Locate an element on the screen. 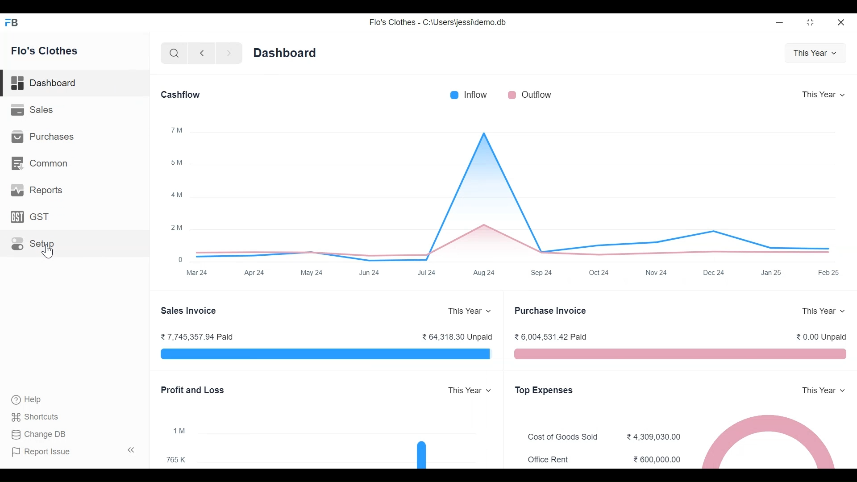 The width and height of the screenshot is (857, 482). 5M is located at coordinates (177, 163).